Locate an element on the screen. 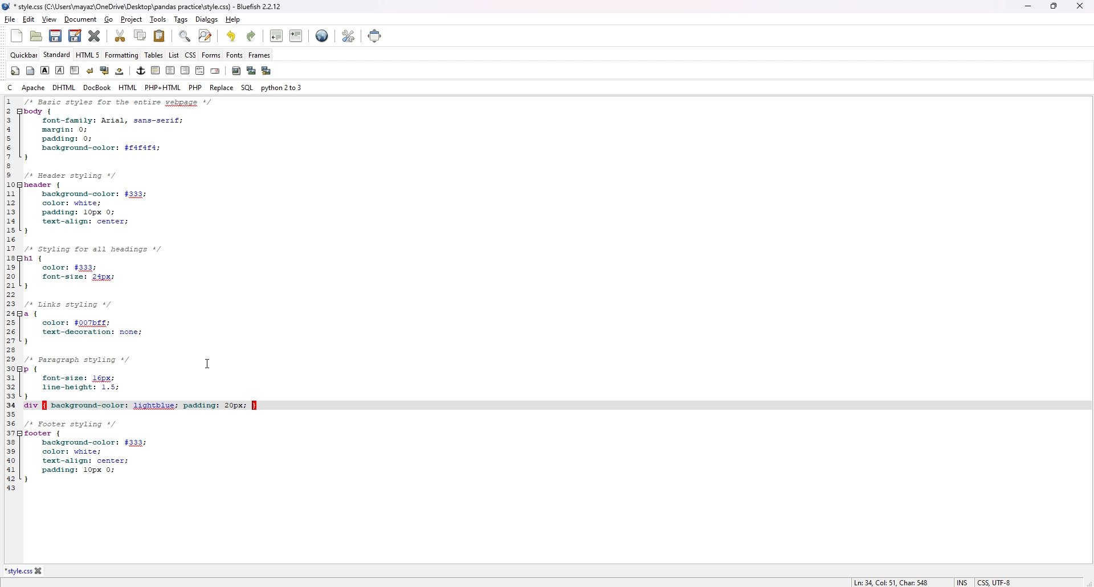  edit preference is located at coordinates (349, 36).